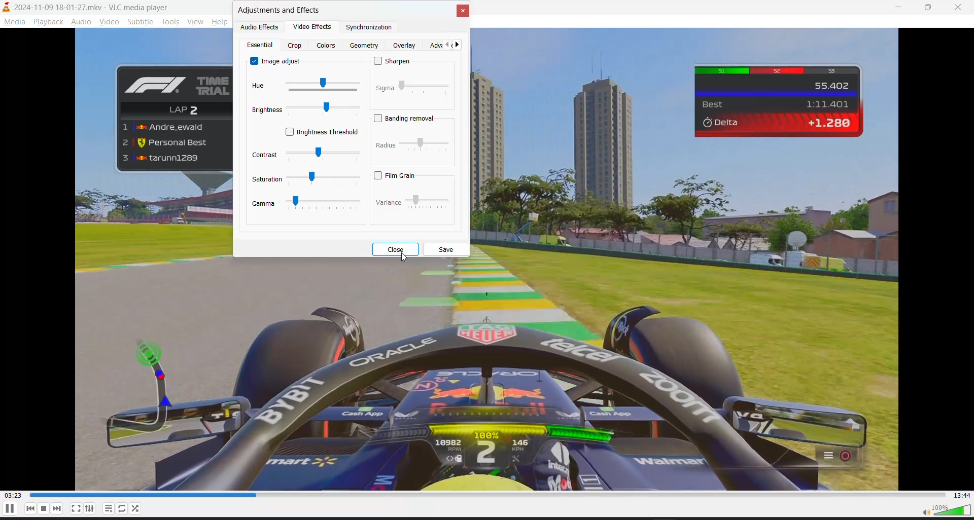 The image size is (974, 520). Describe the element at coordinates (109, 508) in the screenshot. I see `playlist` at that location.